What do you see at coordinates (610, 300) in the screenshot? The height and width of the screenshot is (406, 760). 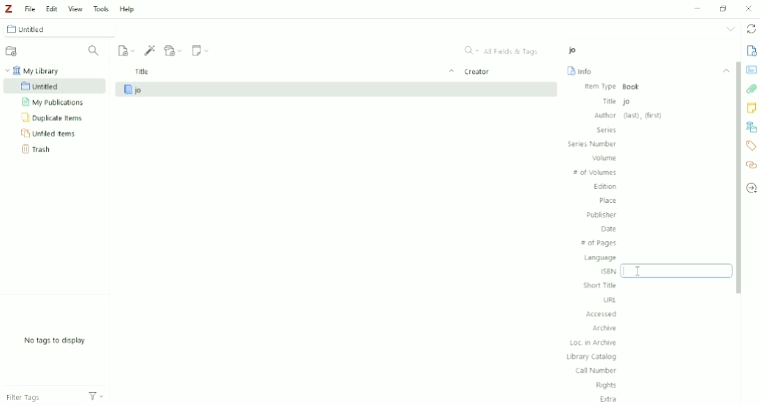 I see `URL` at bounding box center [610, 300].